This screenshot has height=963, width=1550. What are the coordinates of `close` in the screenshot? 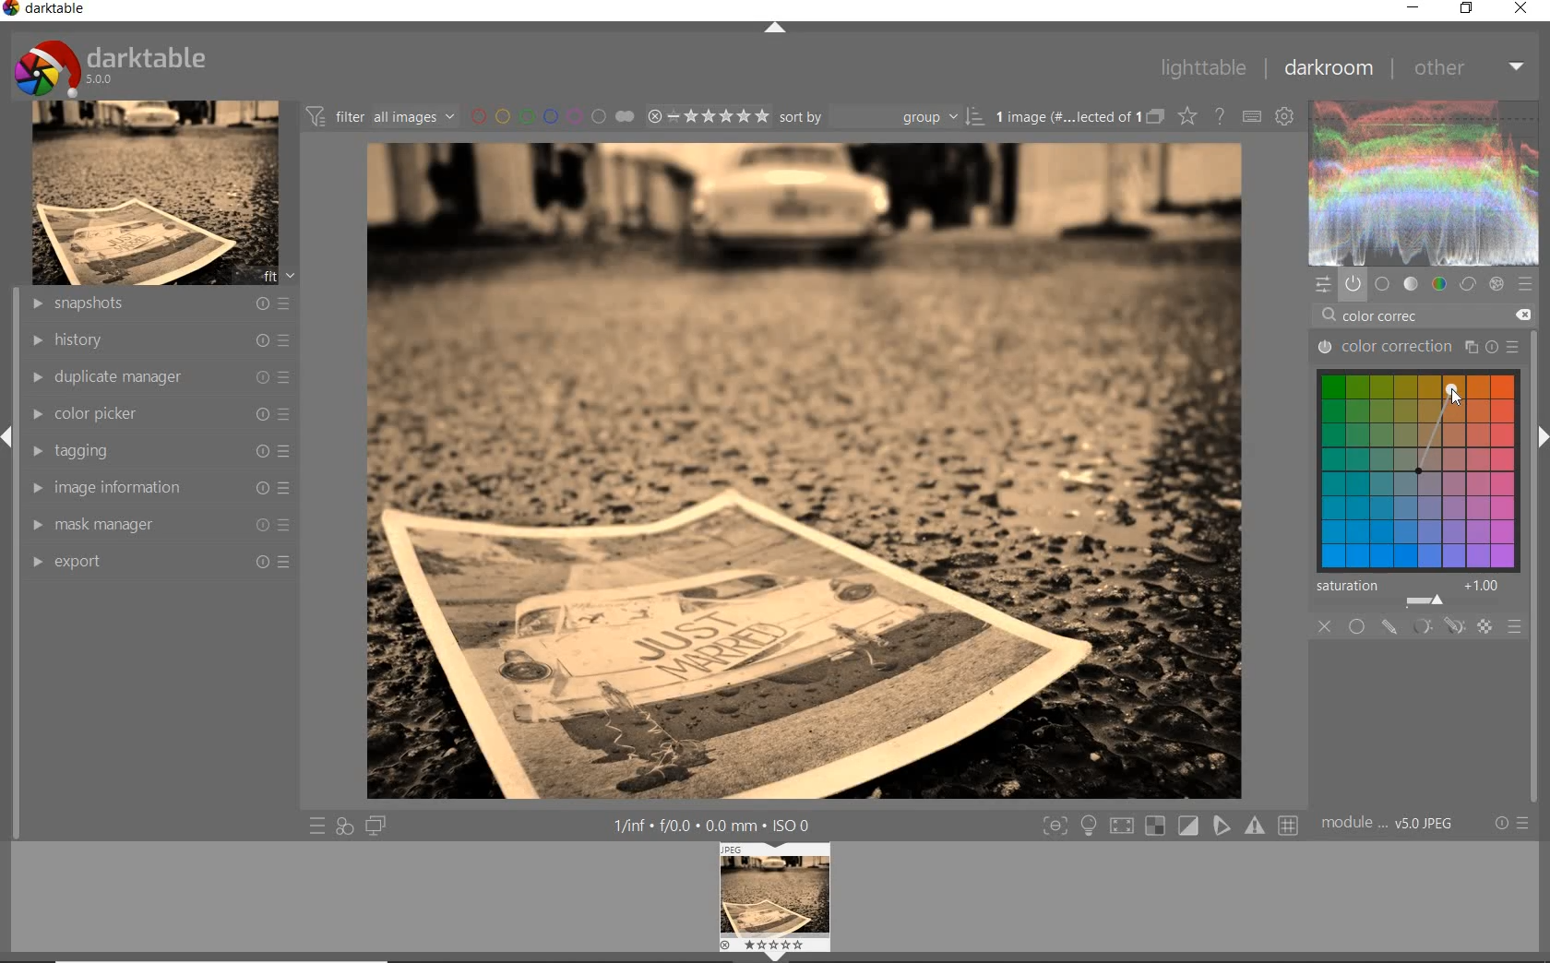 It's located at (1325, 626).